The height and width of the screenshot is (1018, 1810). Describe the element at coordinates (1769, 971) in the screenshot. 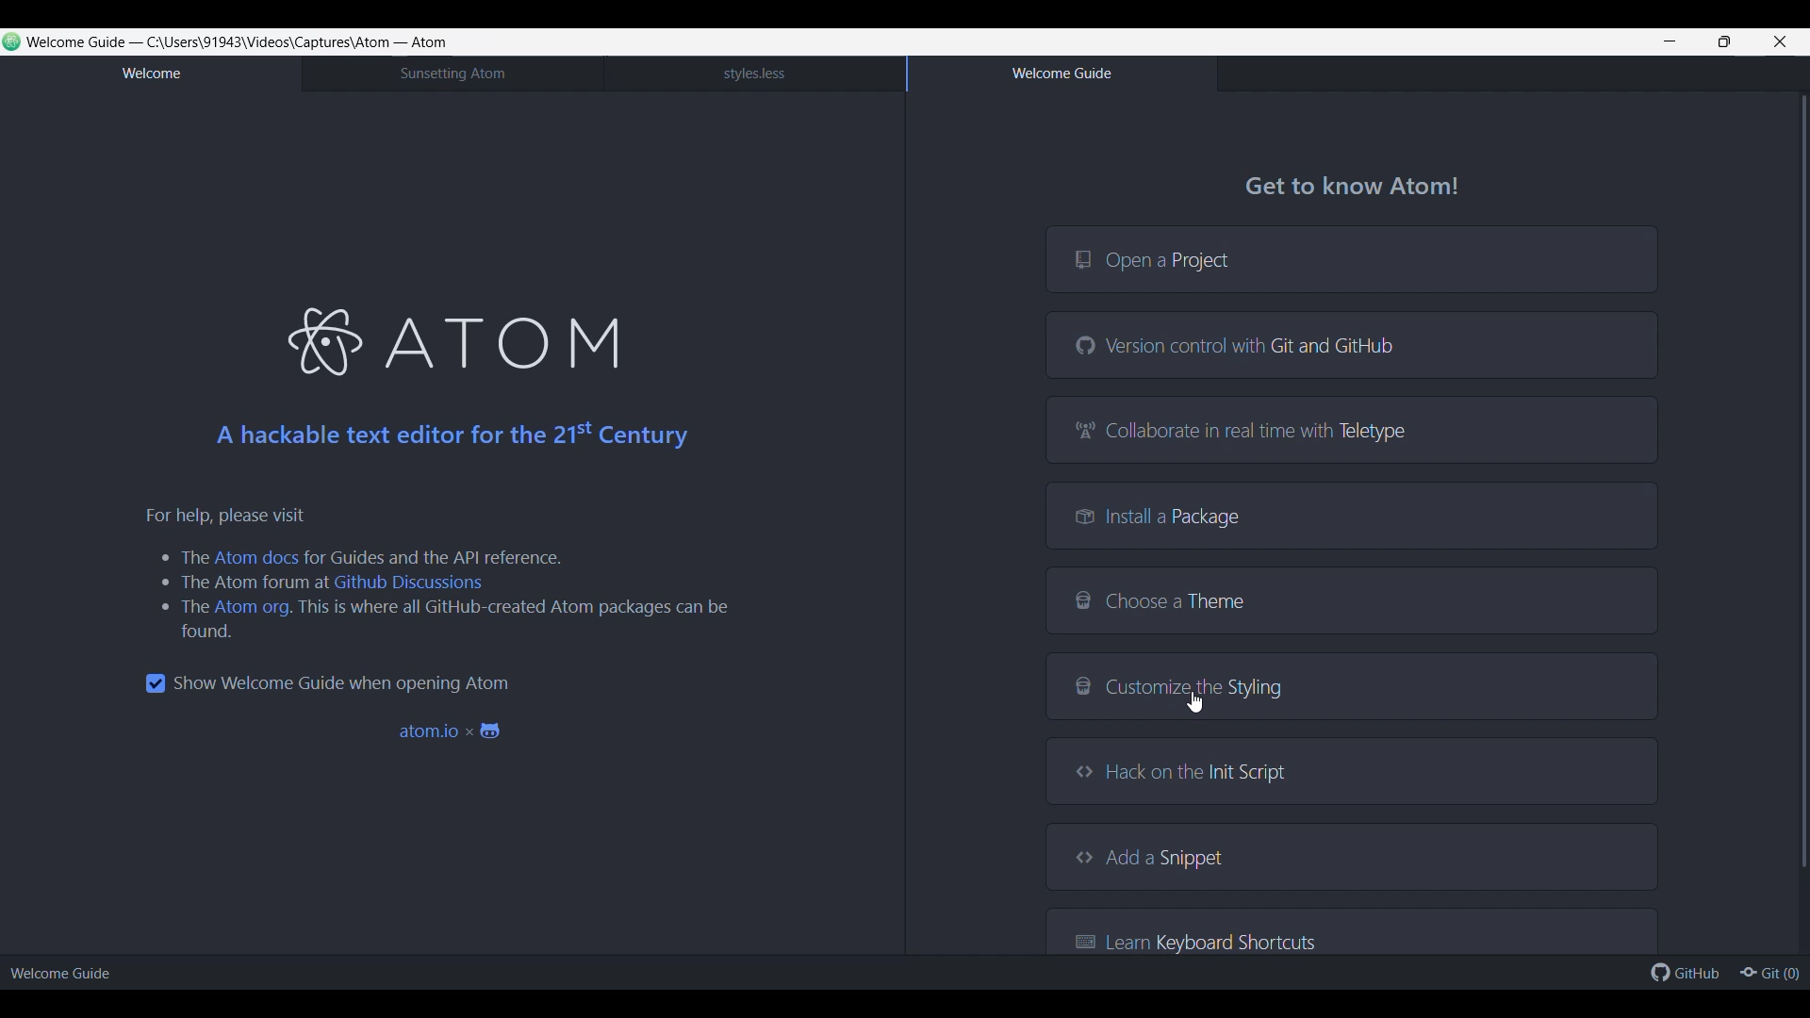

I see `Git` at that location.